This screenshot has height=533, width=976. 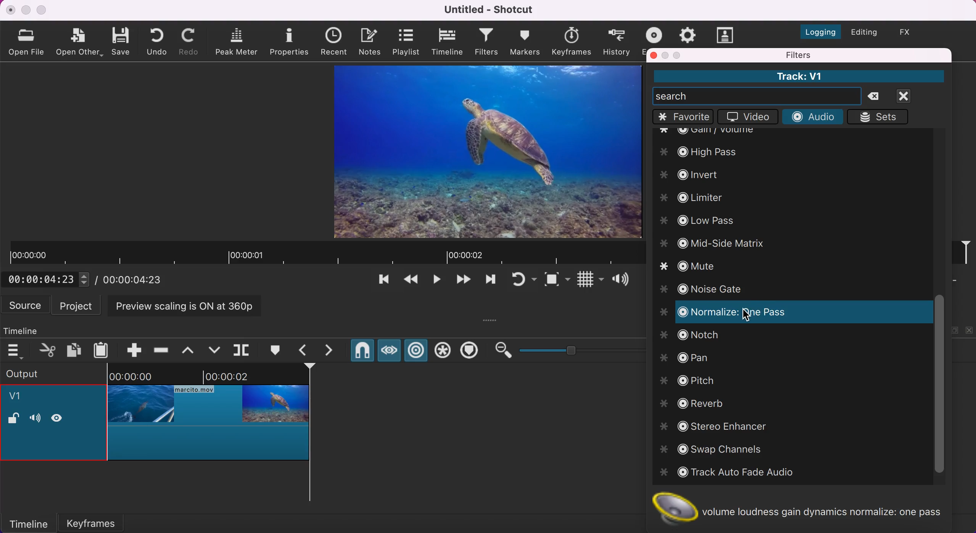 What do you see at coordinates (688, 355) in the screenshot?
I see `pan` at bounding box center [688, 355].